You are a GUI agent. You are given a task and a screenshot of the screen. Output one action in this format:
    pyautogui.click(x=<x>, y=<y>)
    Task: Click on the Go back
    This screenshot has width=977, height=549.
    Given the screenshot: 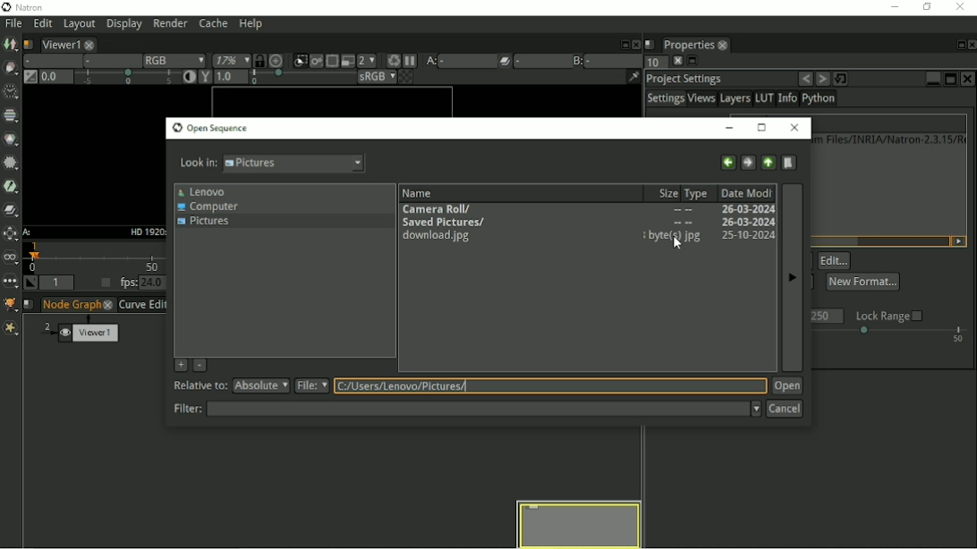 What is the action you would take?
    pyautogui.click(x=727, y=161)
    